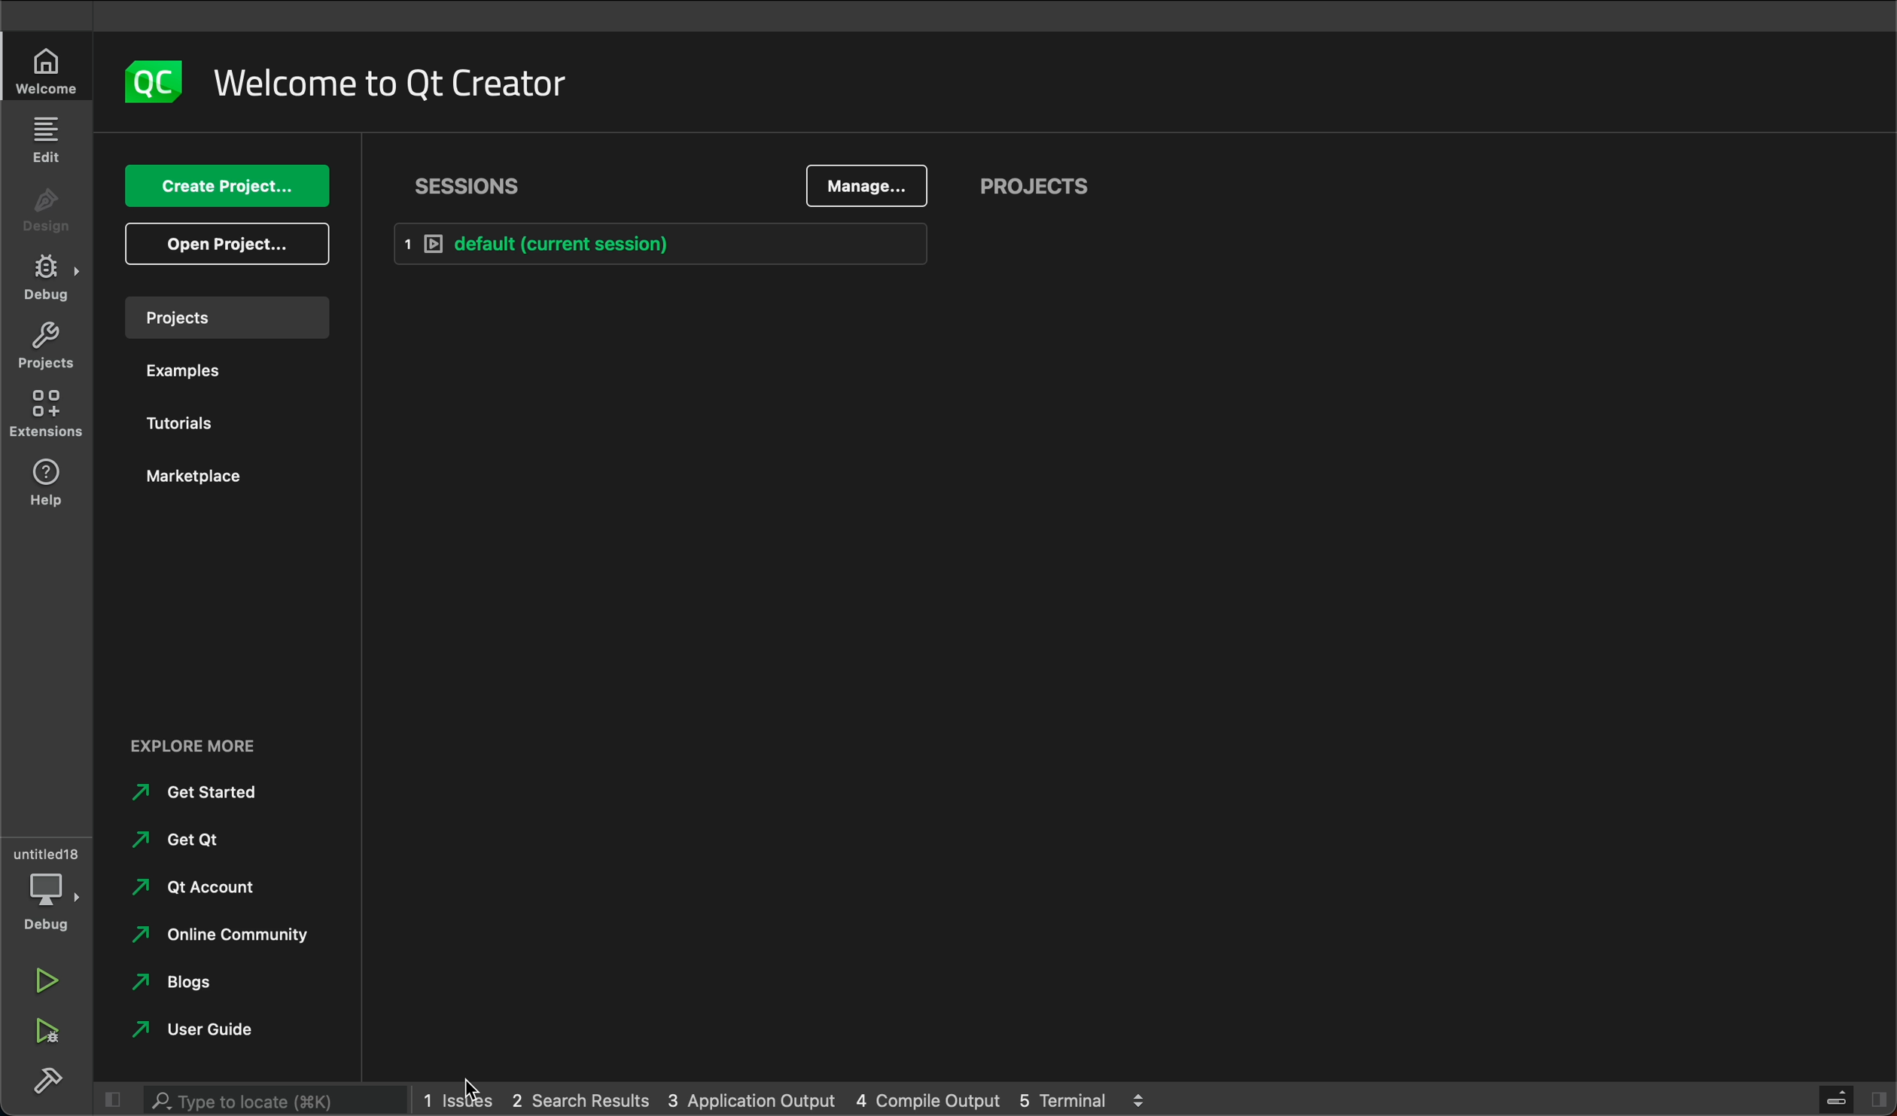  I want to click on untitled, so click(41, 857).